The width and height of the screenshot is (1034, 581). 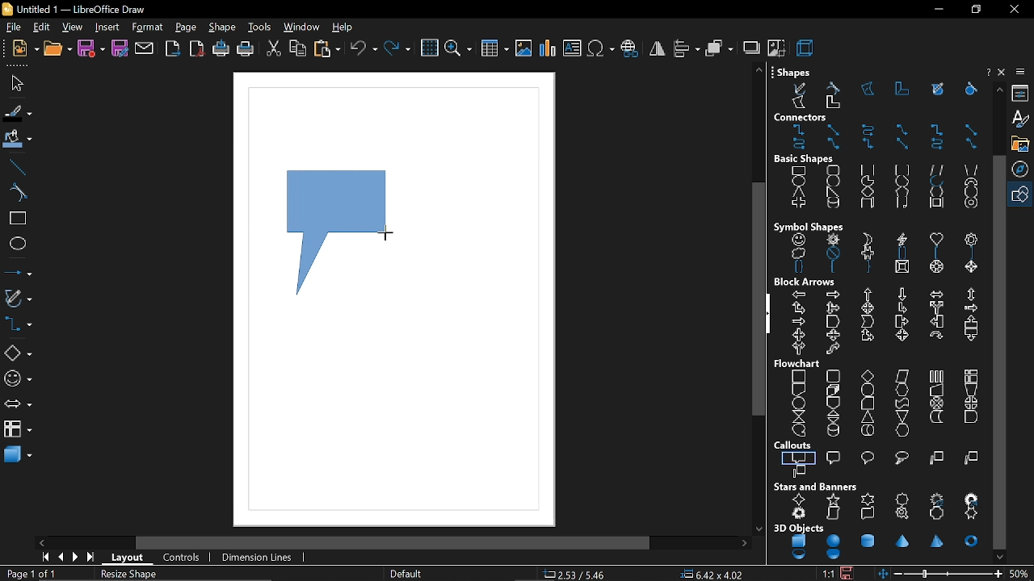 I want to click on polygon filled, so click(x=799, y=103).